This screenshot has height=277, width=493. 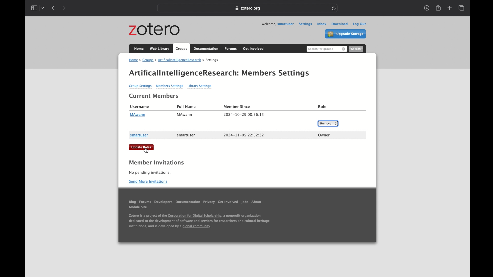 What do you see at coordinates (258, 203) in the screenshot?
I see `about` at bounding box center [258, 203].